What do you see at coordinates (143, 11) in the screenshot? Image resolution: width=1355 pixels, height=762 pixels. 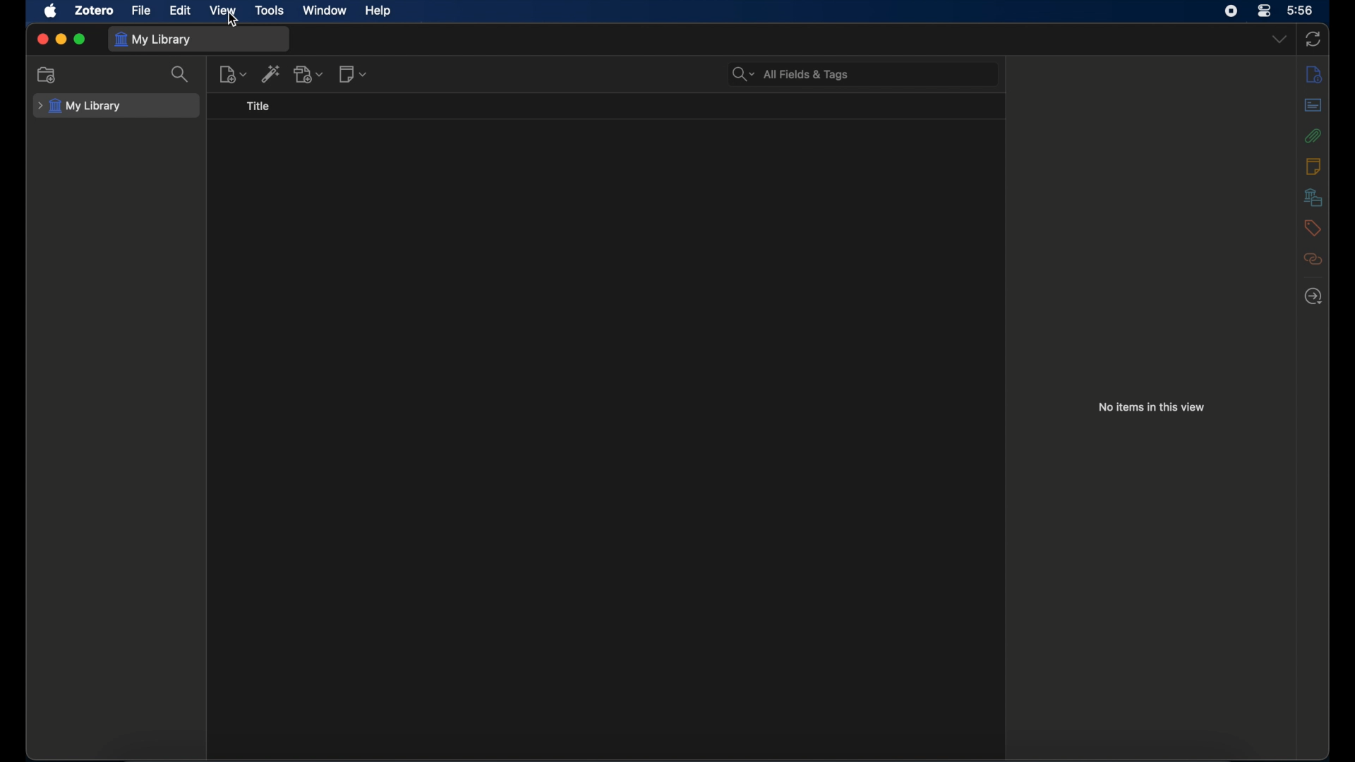 I see `file` at bounding box center [143, 11].